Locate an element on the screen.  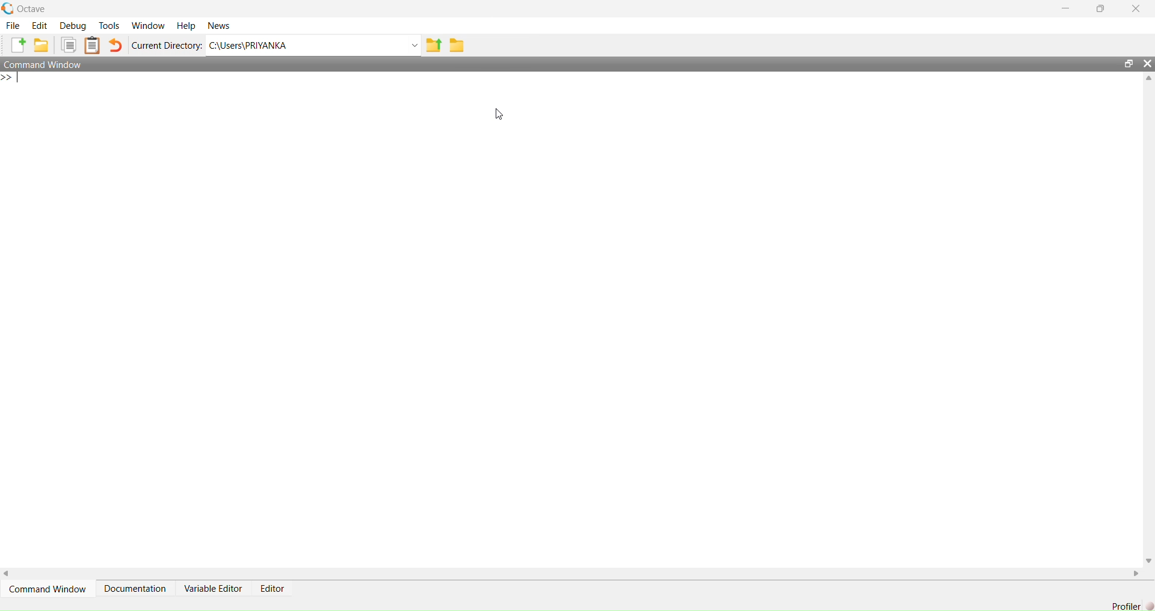
Editor is located at coordinates (272, 589).